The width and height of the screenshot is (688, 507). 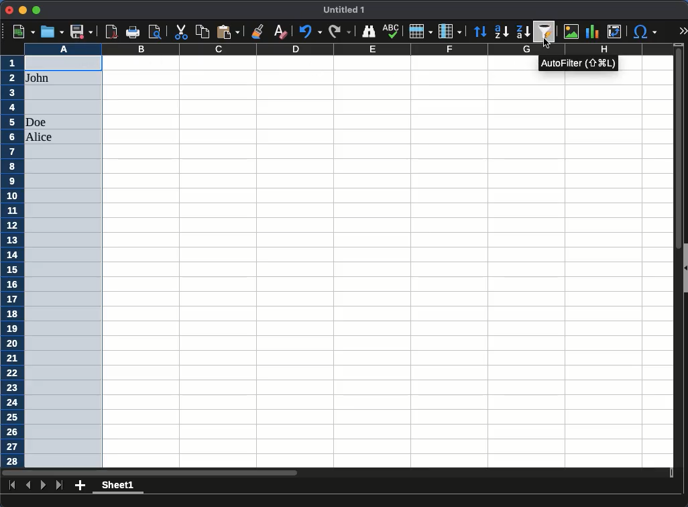 I want to click on row, so click(x=420, y=31).